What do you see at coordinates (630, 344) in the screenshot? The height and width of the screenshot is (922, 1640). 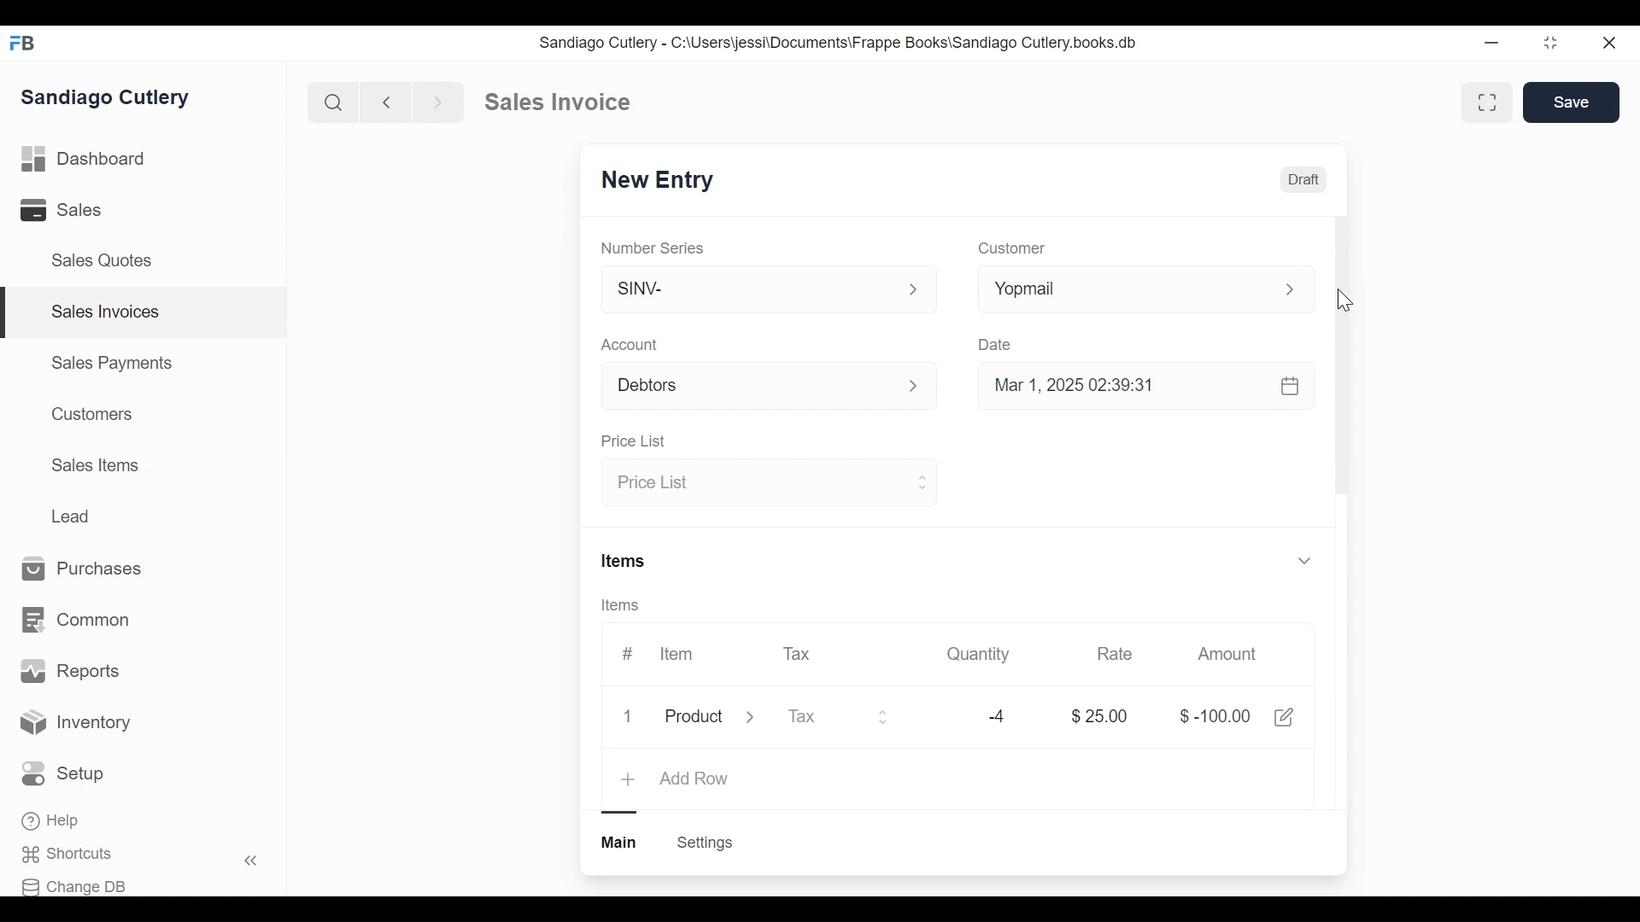 I see `Account` at bounding box center [630, 344].